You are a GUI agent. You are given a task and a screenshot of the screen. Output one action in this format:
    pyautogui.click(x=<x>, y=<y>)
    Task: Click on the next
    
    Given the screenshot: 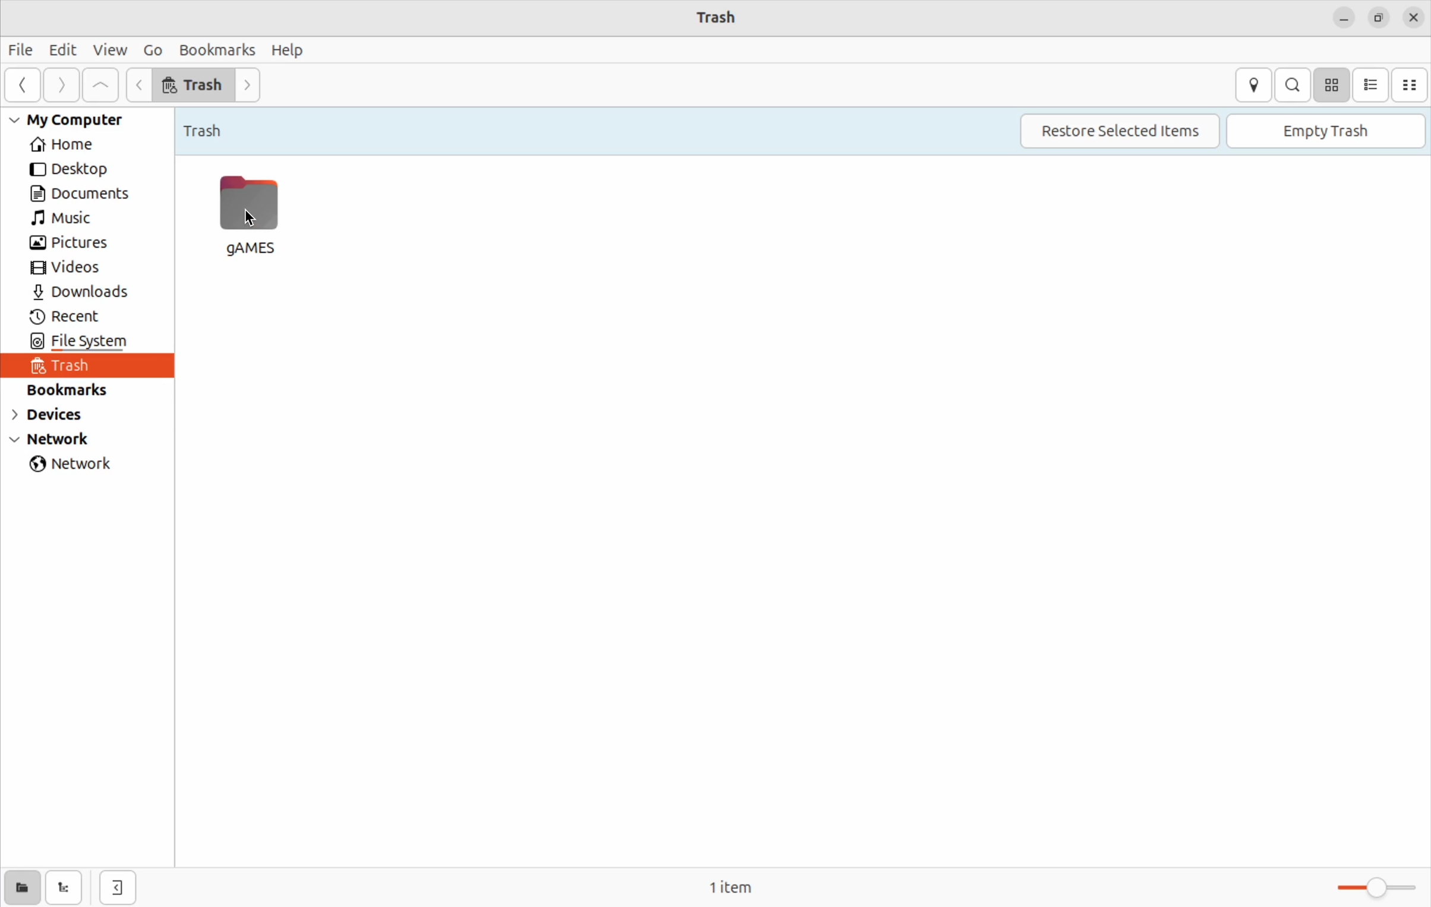 What is the action you would take?
    pyautogui.click(x=61, y=86)
    